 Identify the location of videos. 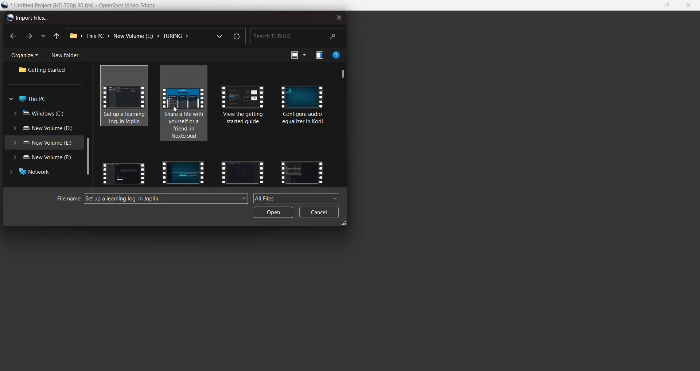
(303, 107).